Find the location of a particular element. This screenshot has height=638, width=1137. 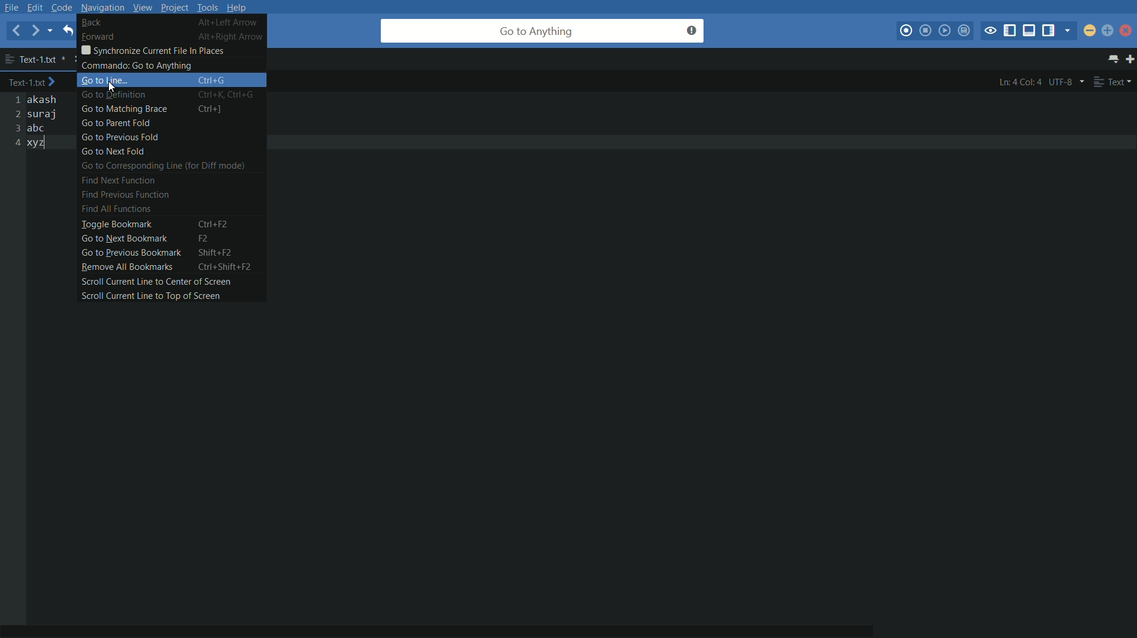

navigation is located at coordinates (102, 7).